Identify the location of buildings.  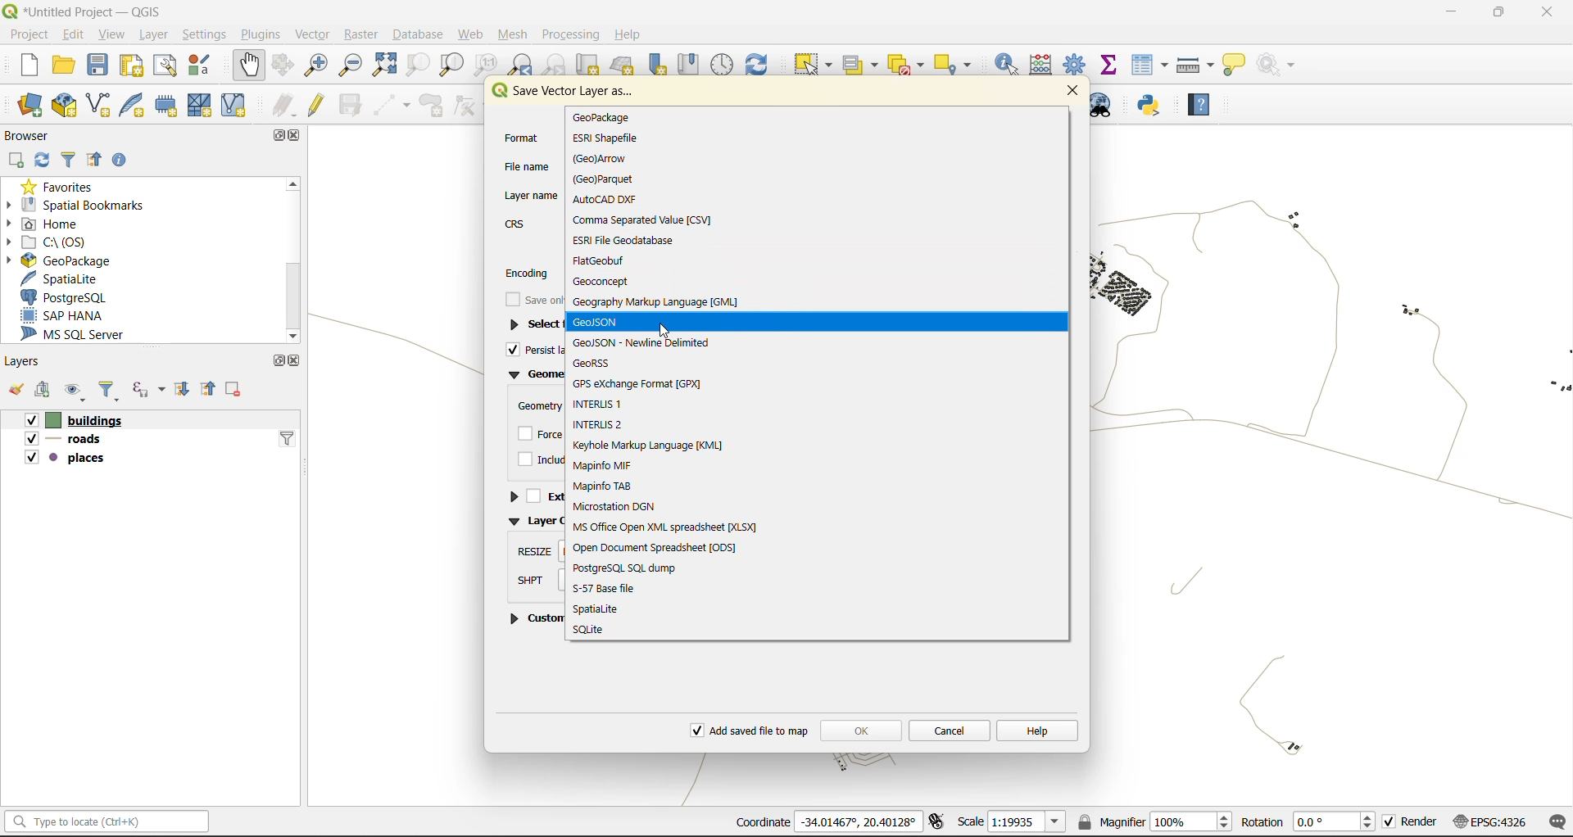
(69, 419).